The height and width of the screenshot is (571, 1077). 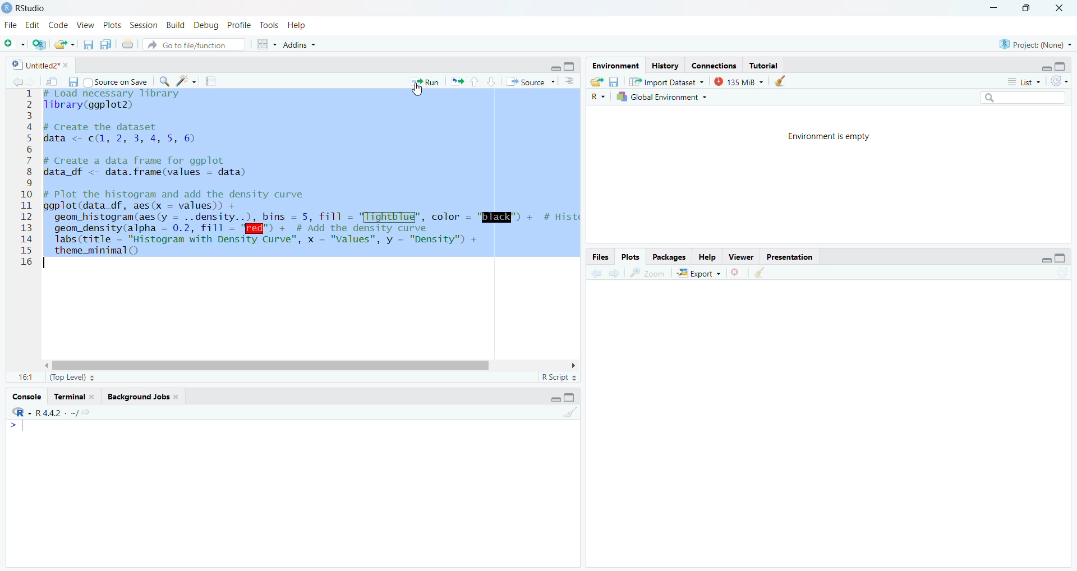 What do you see at coordinates (51, 81) in the screenshot?
I see `show in new window` at bounding box center [51, 81].